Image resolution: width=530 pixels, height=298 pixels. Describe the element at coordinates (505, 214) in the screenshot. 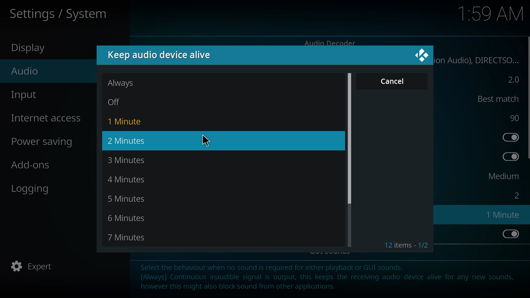

I see `1 minute` at that location.